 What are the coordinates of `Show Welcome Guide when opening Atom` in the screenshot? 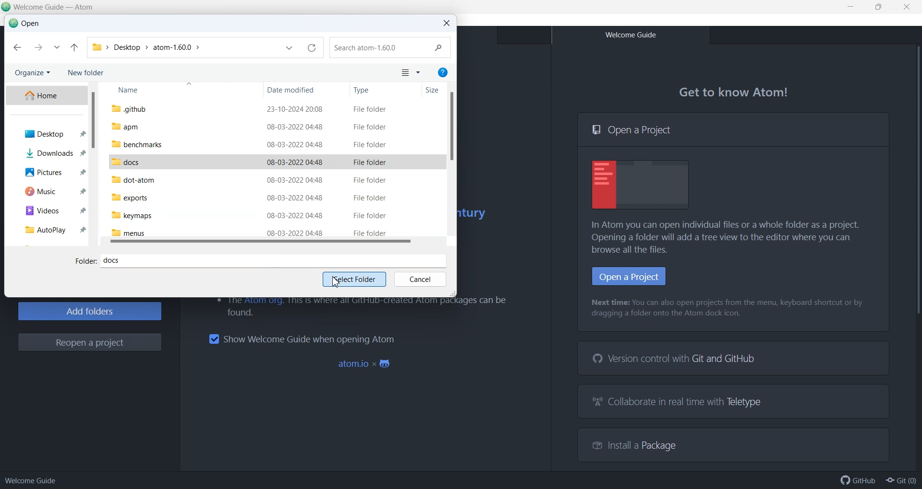 It's located at (301, 339).